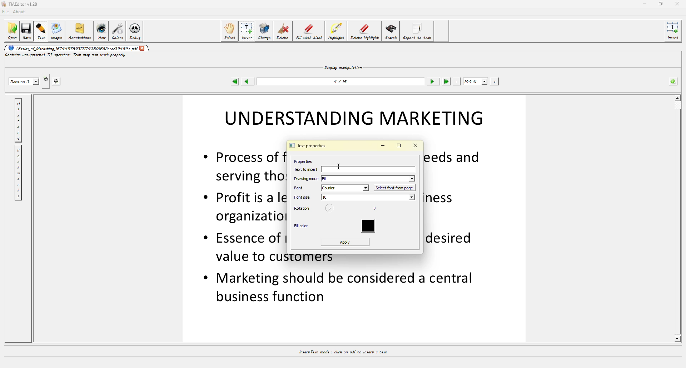 The width and height of the screenshot is (686, 368). I want to click on history, so click(18, 119).